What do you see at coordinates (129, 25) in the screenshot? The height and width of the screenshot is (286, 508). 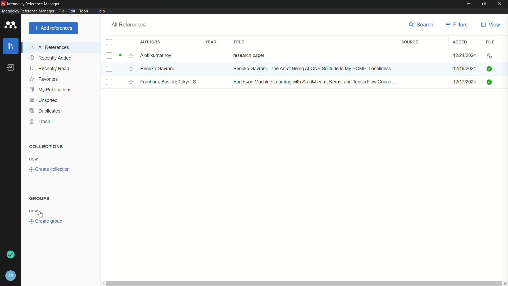 I see `all references` at bounding box center [129, 25].